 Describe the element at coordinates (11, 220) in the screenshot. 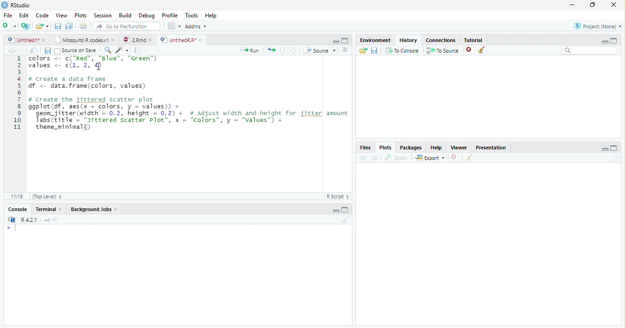

I see `R` at that location.